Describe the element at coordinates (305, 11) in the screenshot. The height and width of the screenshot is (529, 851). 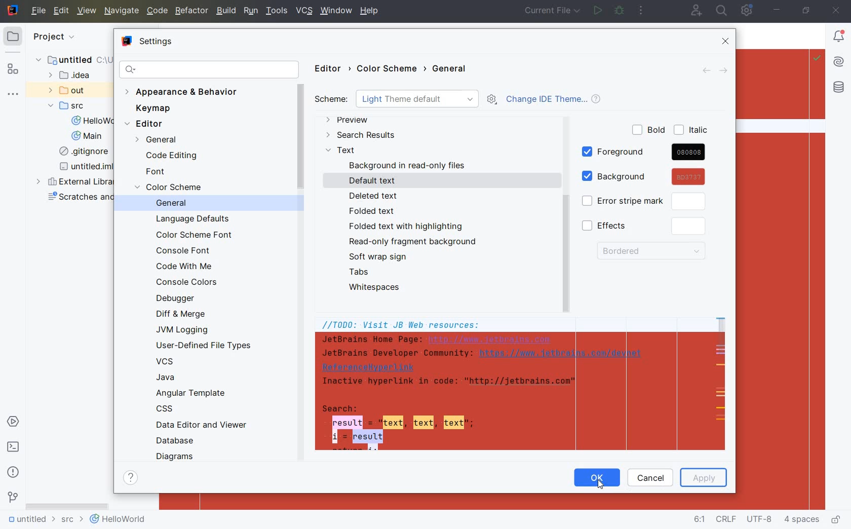
I see `VCS` at that location.